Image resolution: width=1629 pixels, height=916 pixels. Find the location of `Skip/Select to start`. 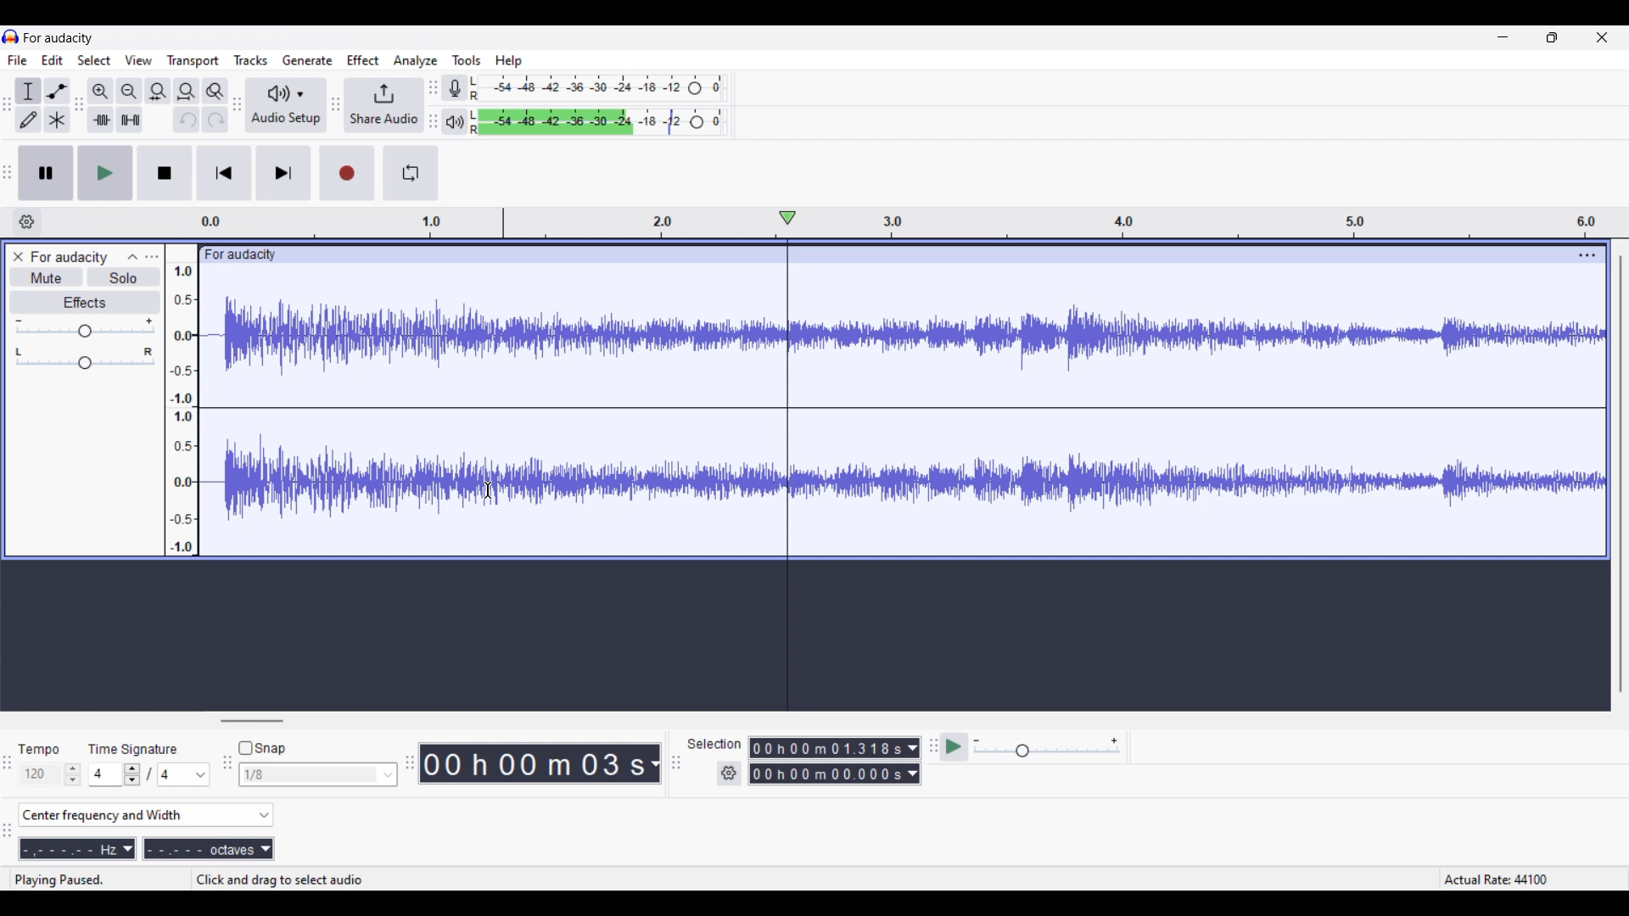

Skip/Select to start is located at coordinates (225, 173).